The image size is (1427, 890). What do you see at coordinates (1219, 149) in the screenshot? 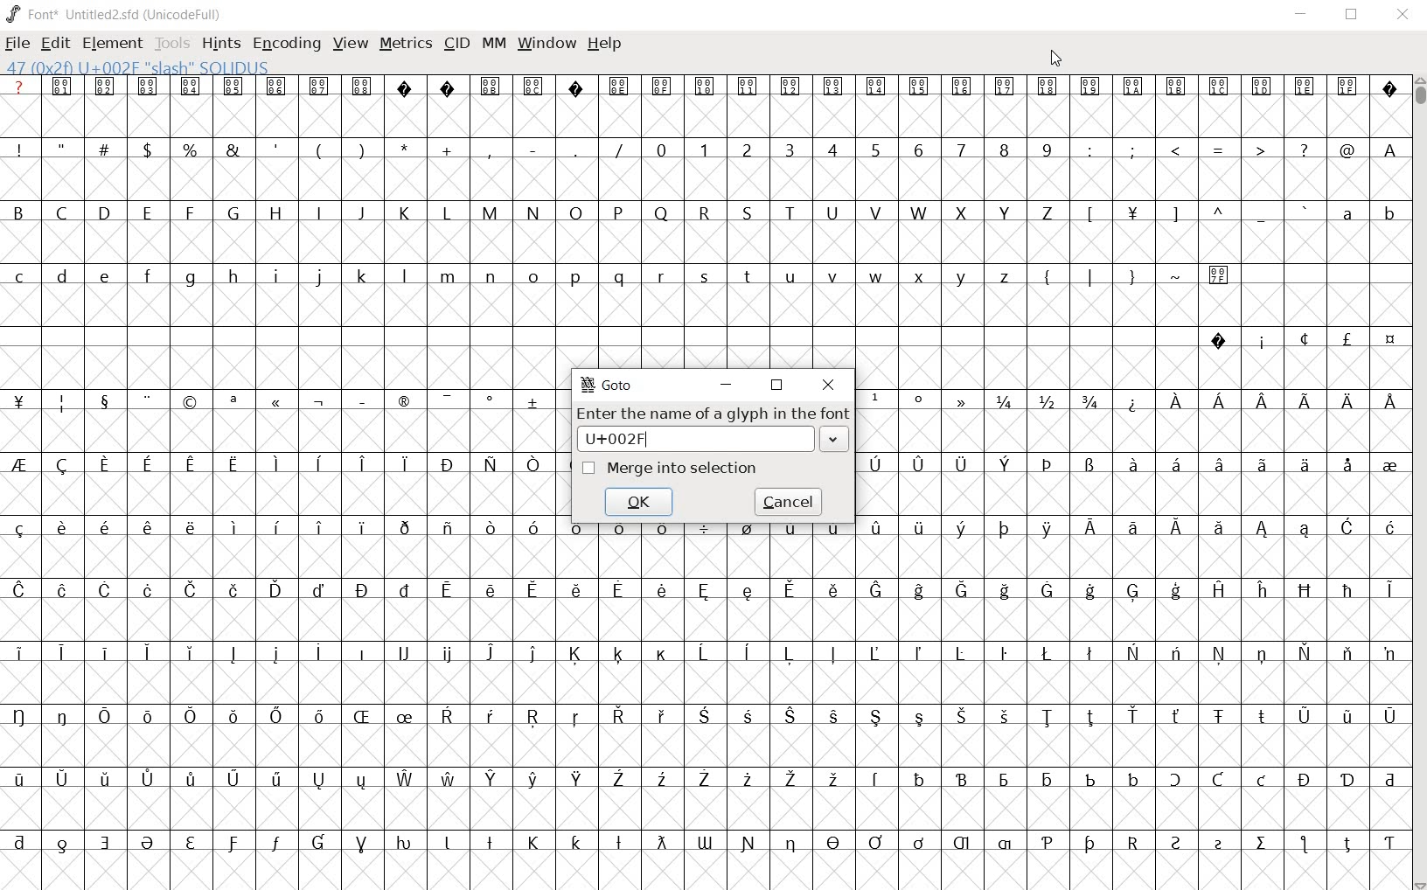
I see `symbols` at bounding box center [1219, 149].